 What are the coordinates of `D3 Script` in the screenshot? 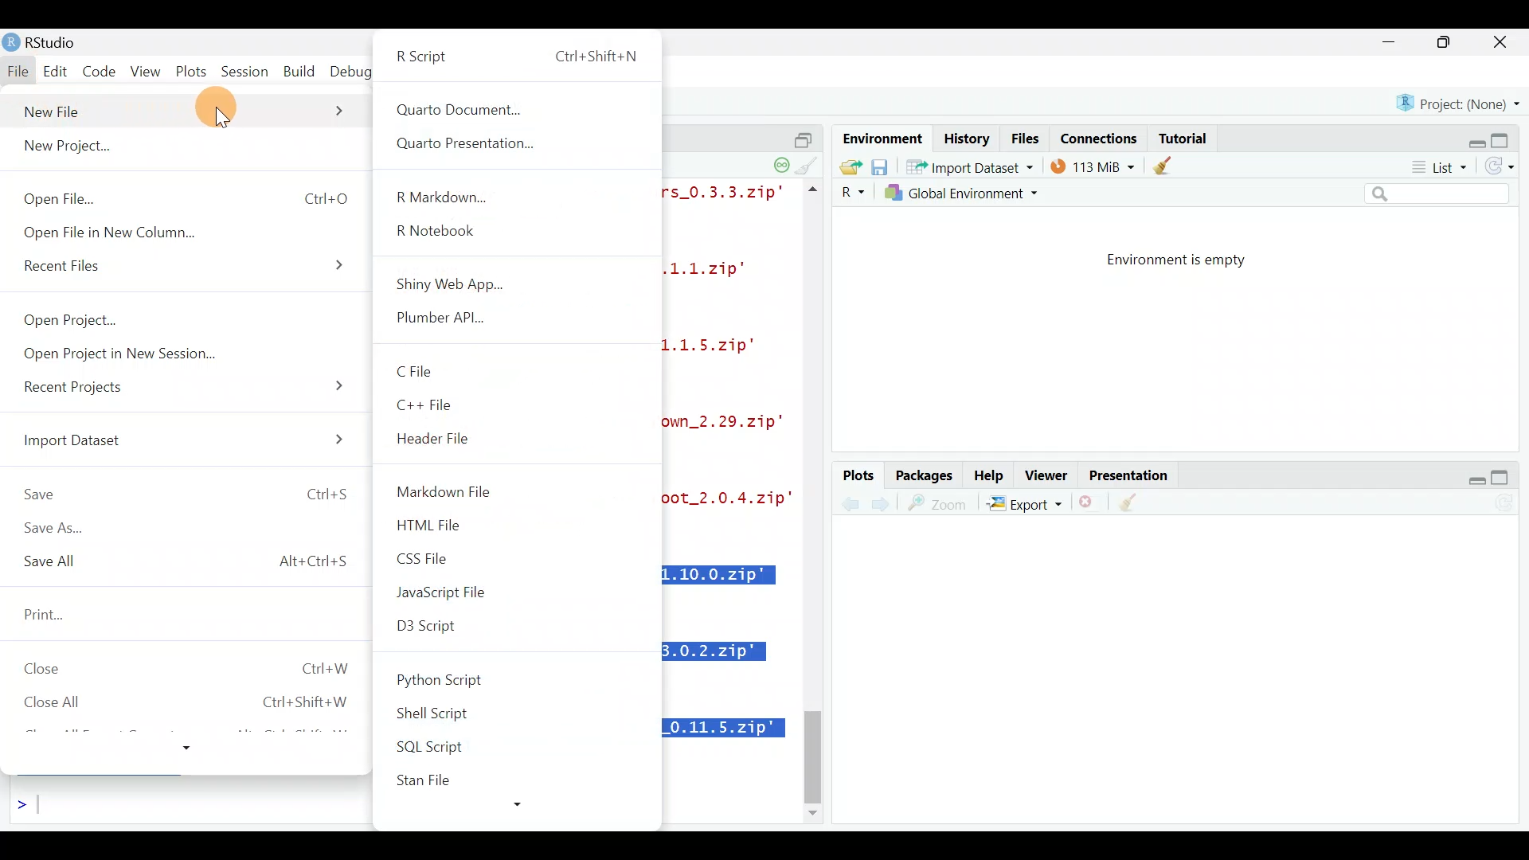 It's located at (441, 630).